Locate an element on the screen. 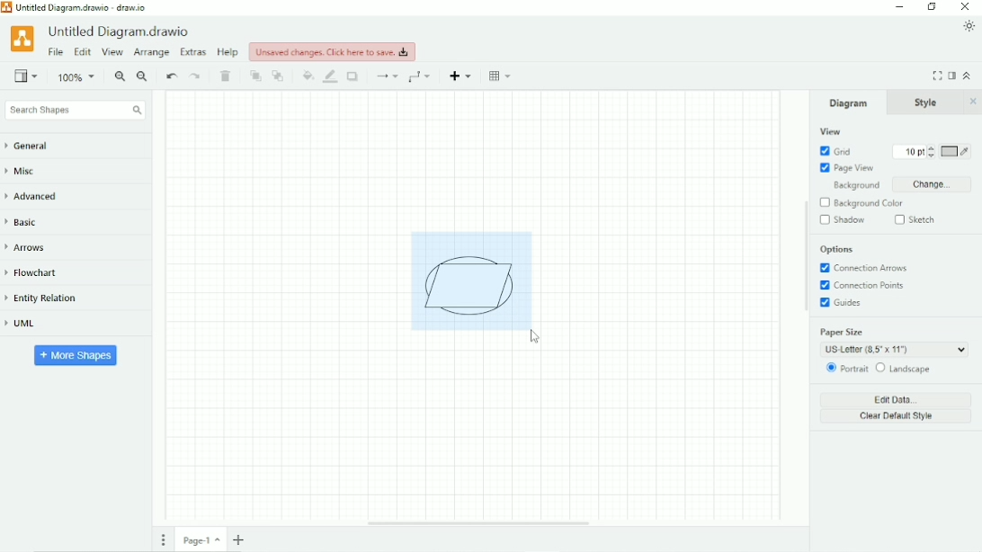 This screenshot has height=552, width=982. Edit is located at coordinates (82, 53).